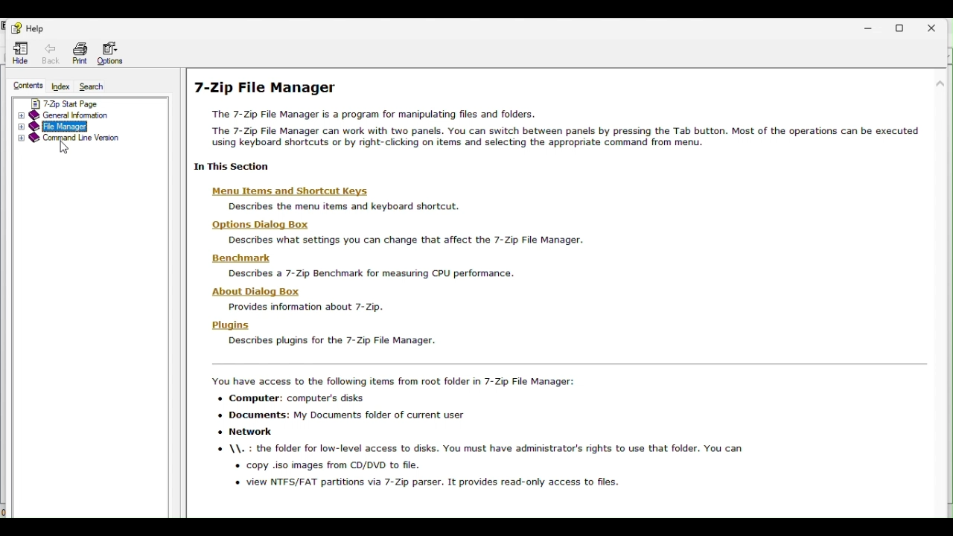 Image resolution: width=953 pixels, height=536 pixels. What do you see at coordinates (49, 51) in the screenshot?
I see `Back` at bounding box center [49, 51].